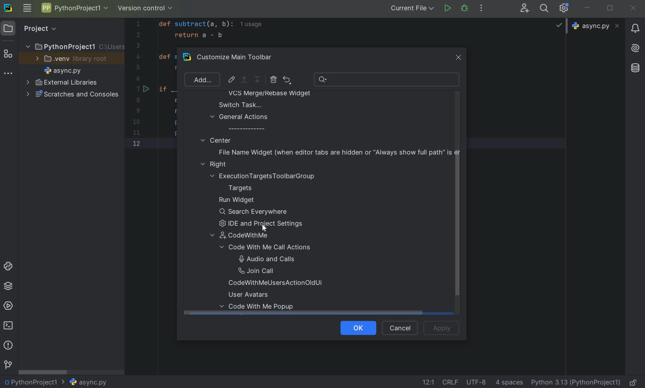  Describe the element at coordinates (275, 284) in the screenshot. I see `codewithmeusersactionolduni` at that location.